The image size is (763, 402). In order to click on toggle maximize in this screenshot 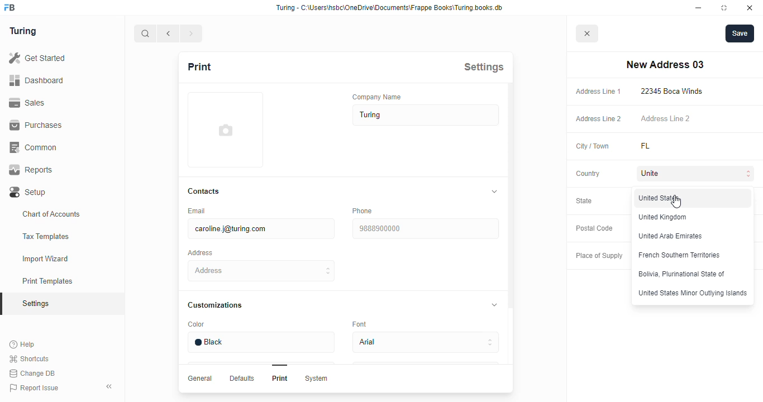, I will do `click(723, 7)`.